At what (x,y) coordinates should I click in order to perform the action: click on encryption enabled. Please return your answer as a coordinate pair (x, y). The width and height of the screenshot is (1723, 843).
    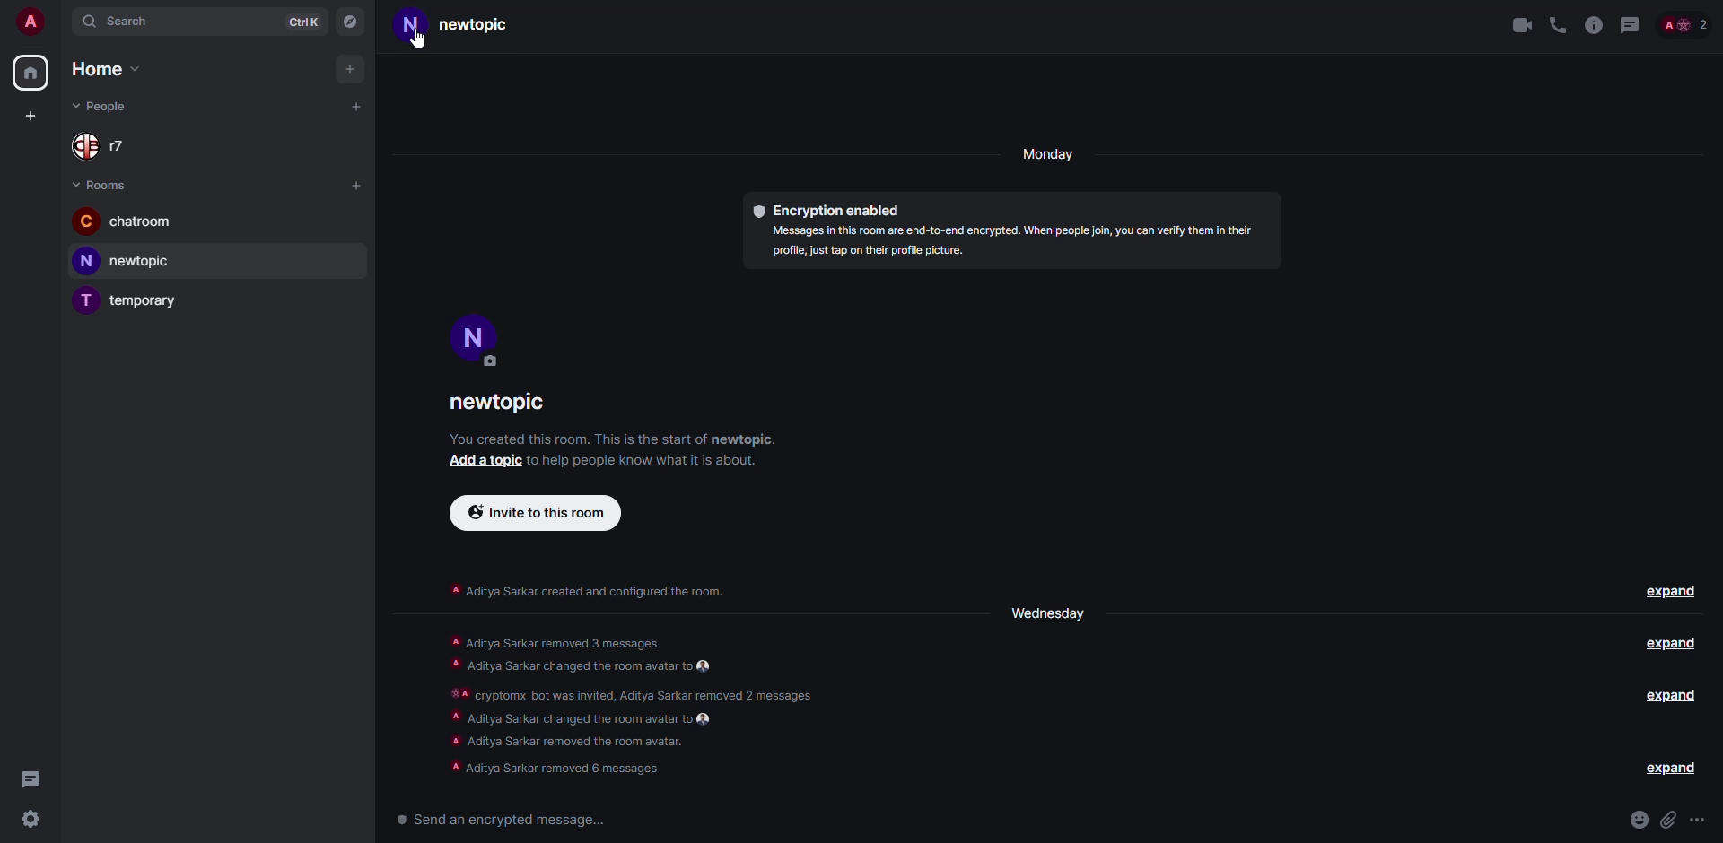
    Looking at the image, I should click on (827, 208).